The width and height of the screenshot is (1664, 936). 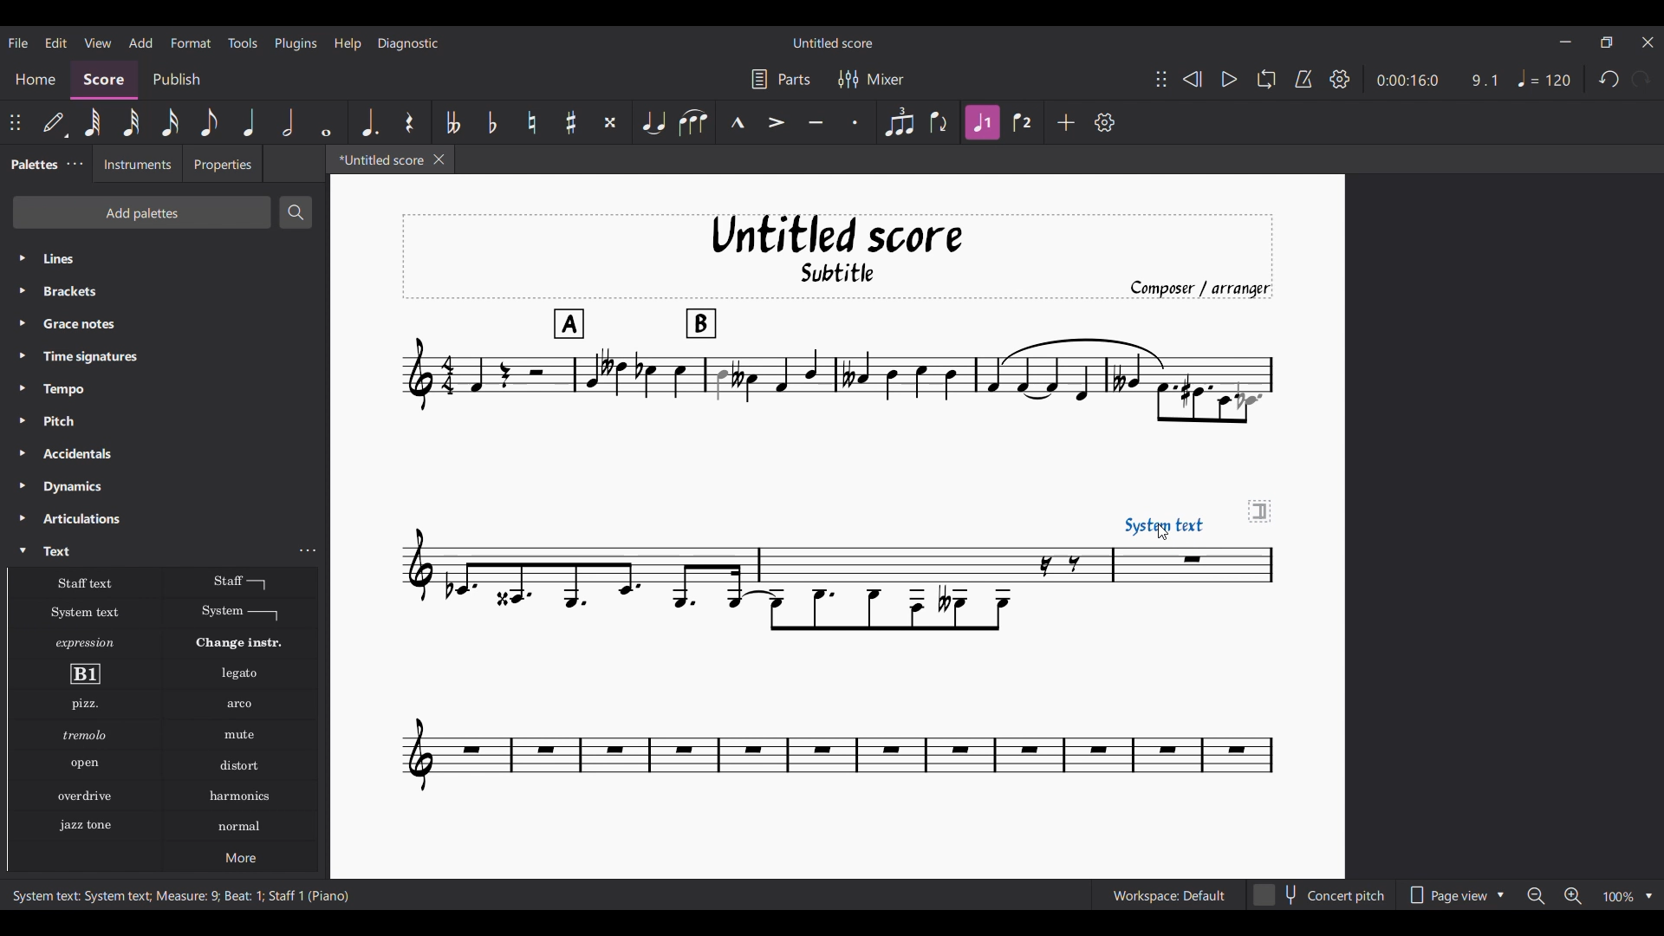 I want to click on Whole note, so click(x=328, y=122).